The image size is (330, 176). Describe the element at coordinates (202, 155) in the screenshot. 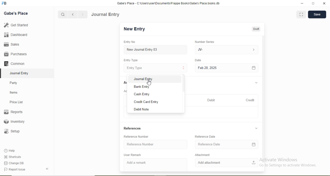

I see `Attachment` at that location.